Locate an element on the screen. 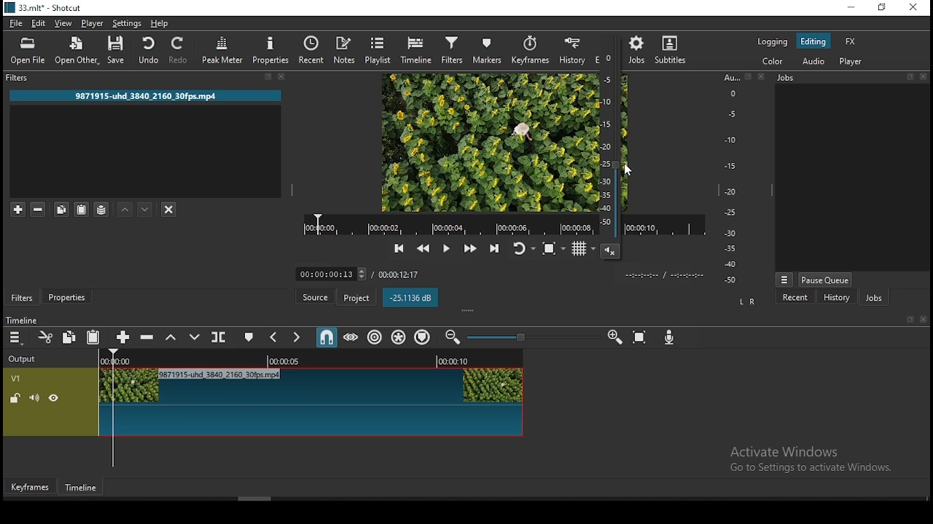 This screenshot has height=524, width=933. scrub while dragging is located at coordinates (351, 338).